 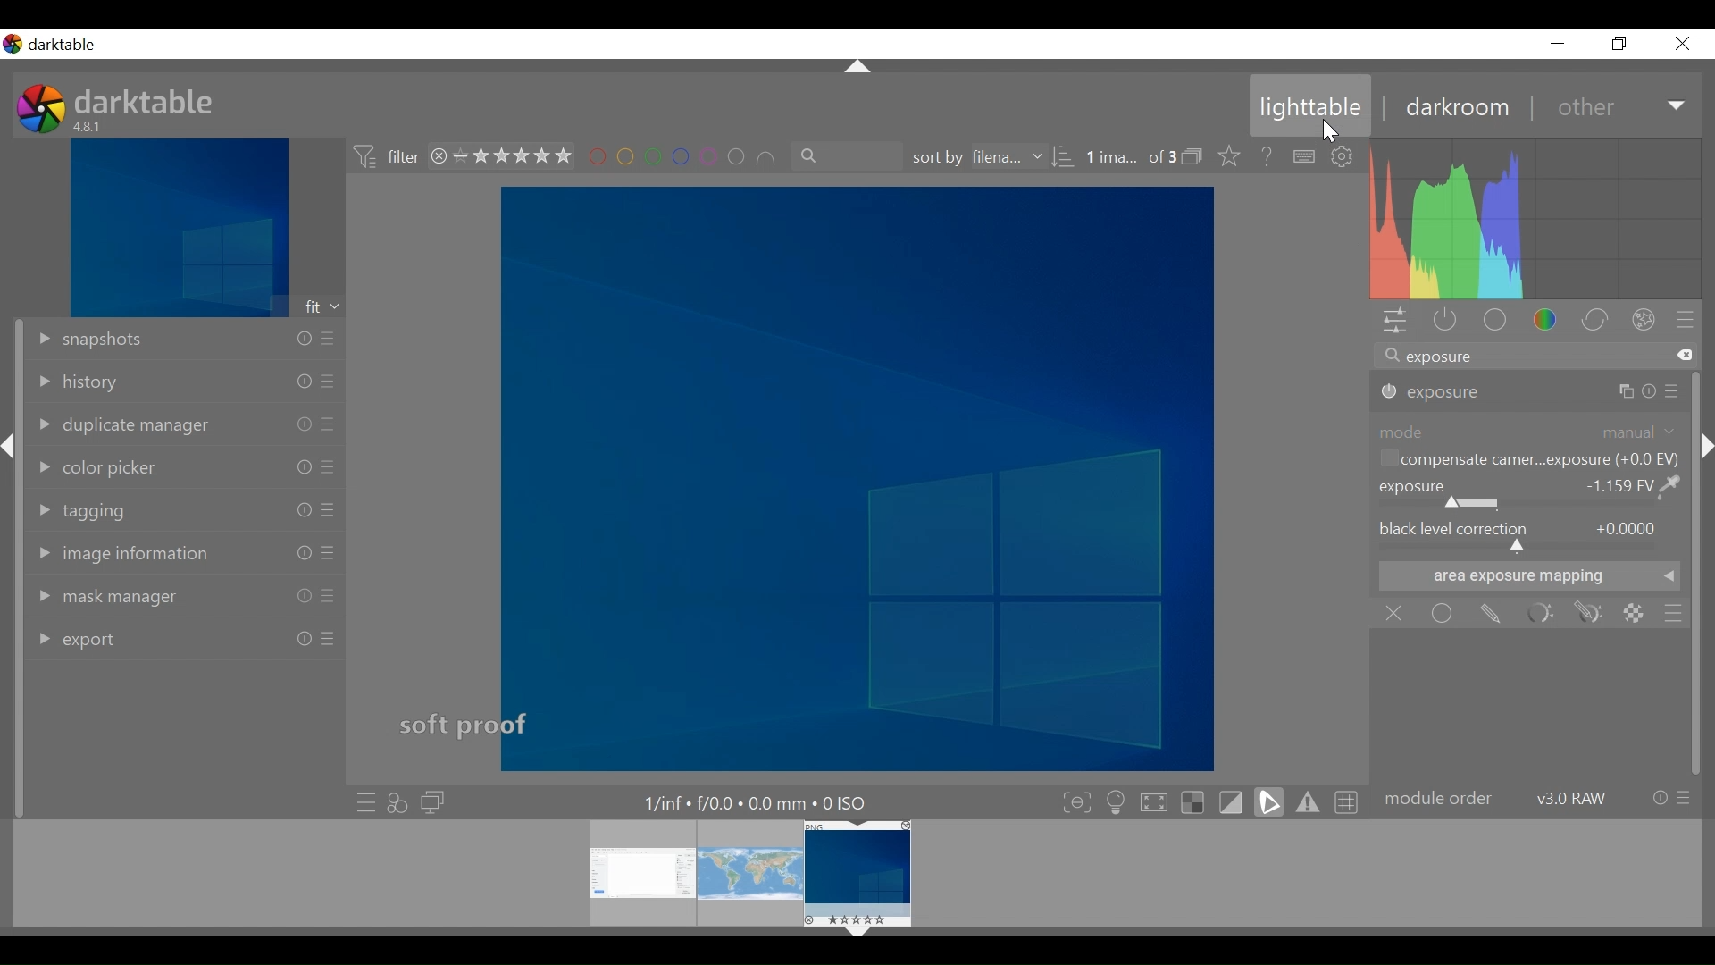 I want to click on define shortcuts, so click(x=1306, y=157).